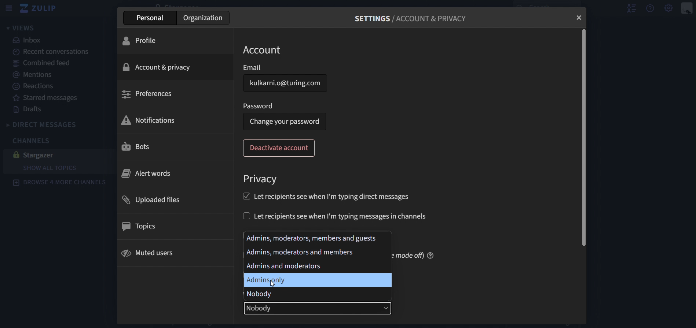 Image resolution: width=696 pixels, height=328 pixels. Describe the element at coordinates (414, 255) in the screenshot. I see `2 mode off) ®` at that location.